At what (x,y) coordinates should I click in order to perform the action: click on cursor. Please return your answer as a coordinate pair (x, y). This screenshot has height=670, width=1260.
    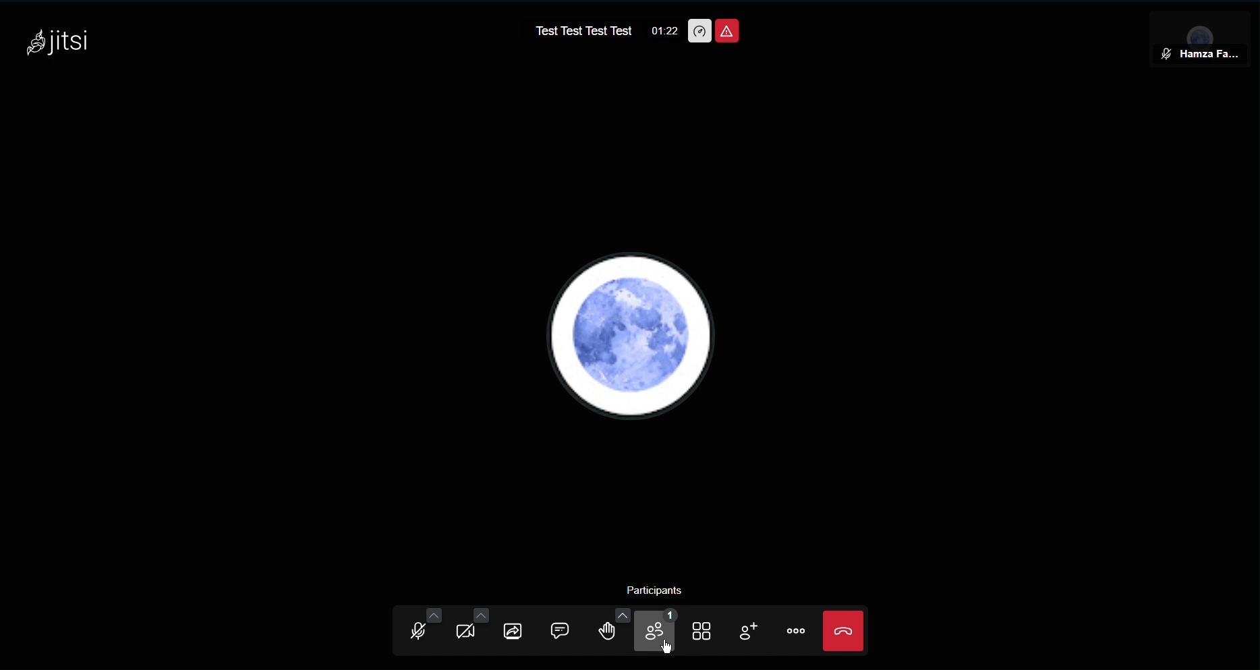
    Looking at the image, I should click on (669, 649).